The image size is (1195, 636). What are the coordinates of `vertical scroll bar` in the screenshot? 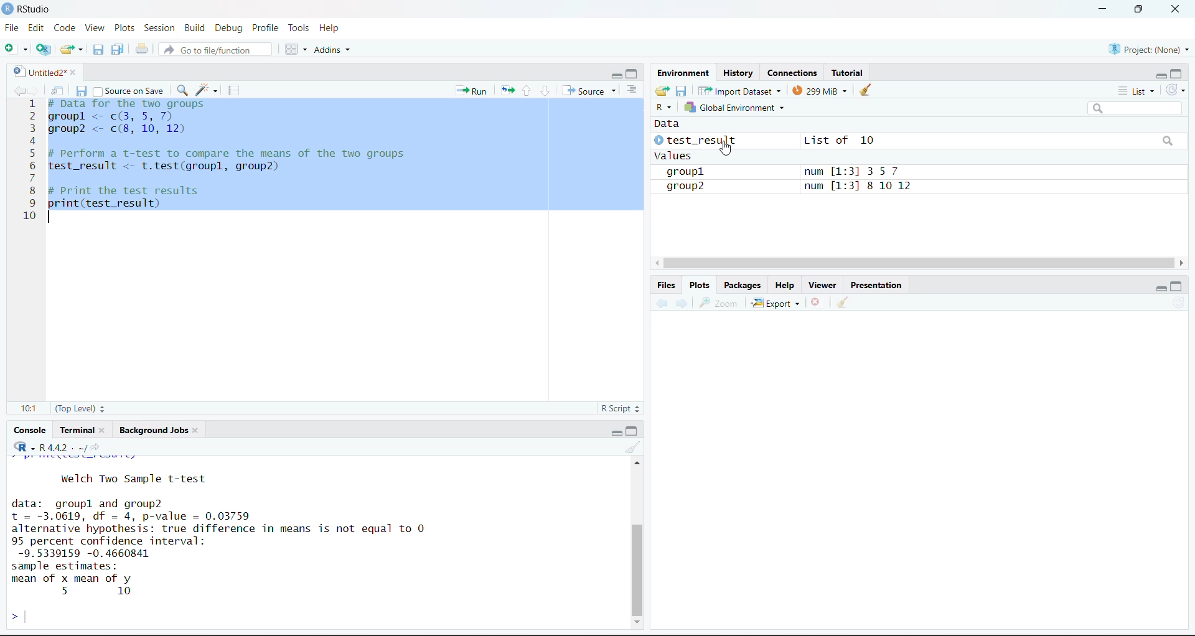 It's located at (639, 569).